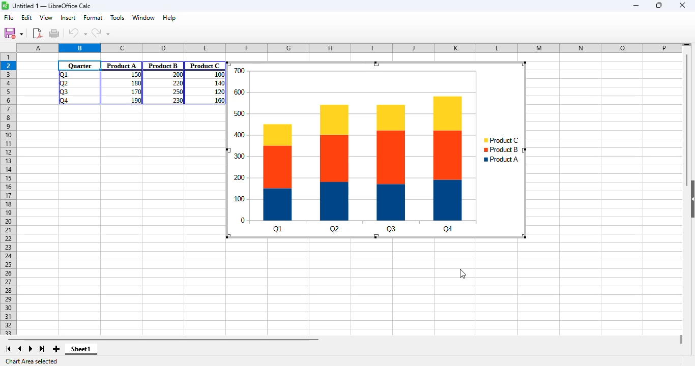 The height and width of the screenshot is (366, 695). Describe the element at coordinates (219, 75) in the screenshot. I see `100` at that location.